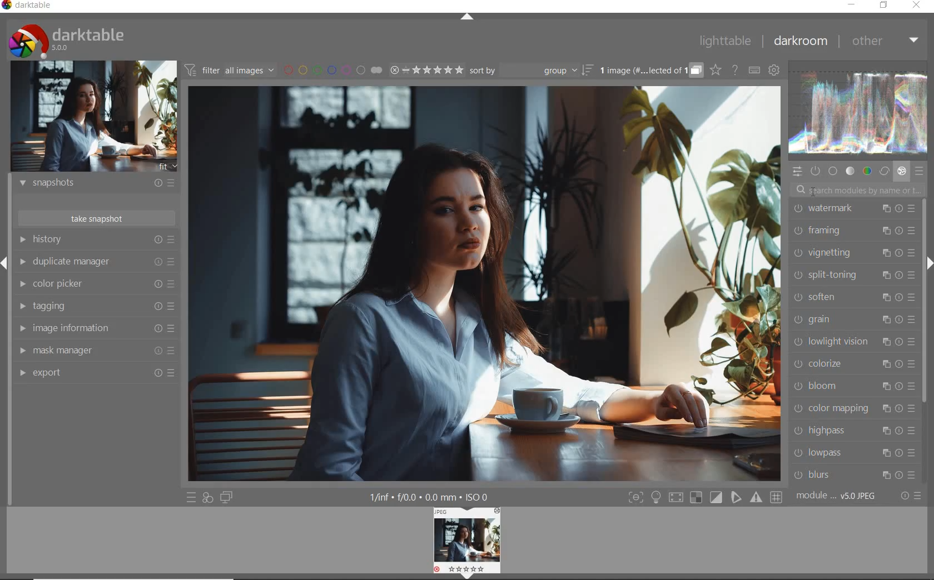 The height and width of the screenshot is (580, 934). I want to click on color picker, so click(95, 285).